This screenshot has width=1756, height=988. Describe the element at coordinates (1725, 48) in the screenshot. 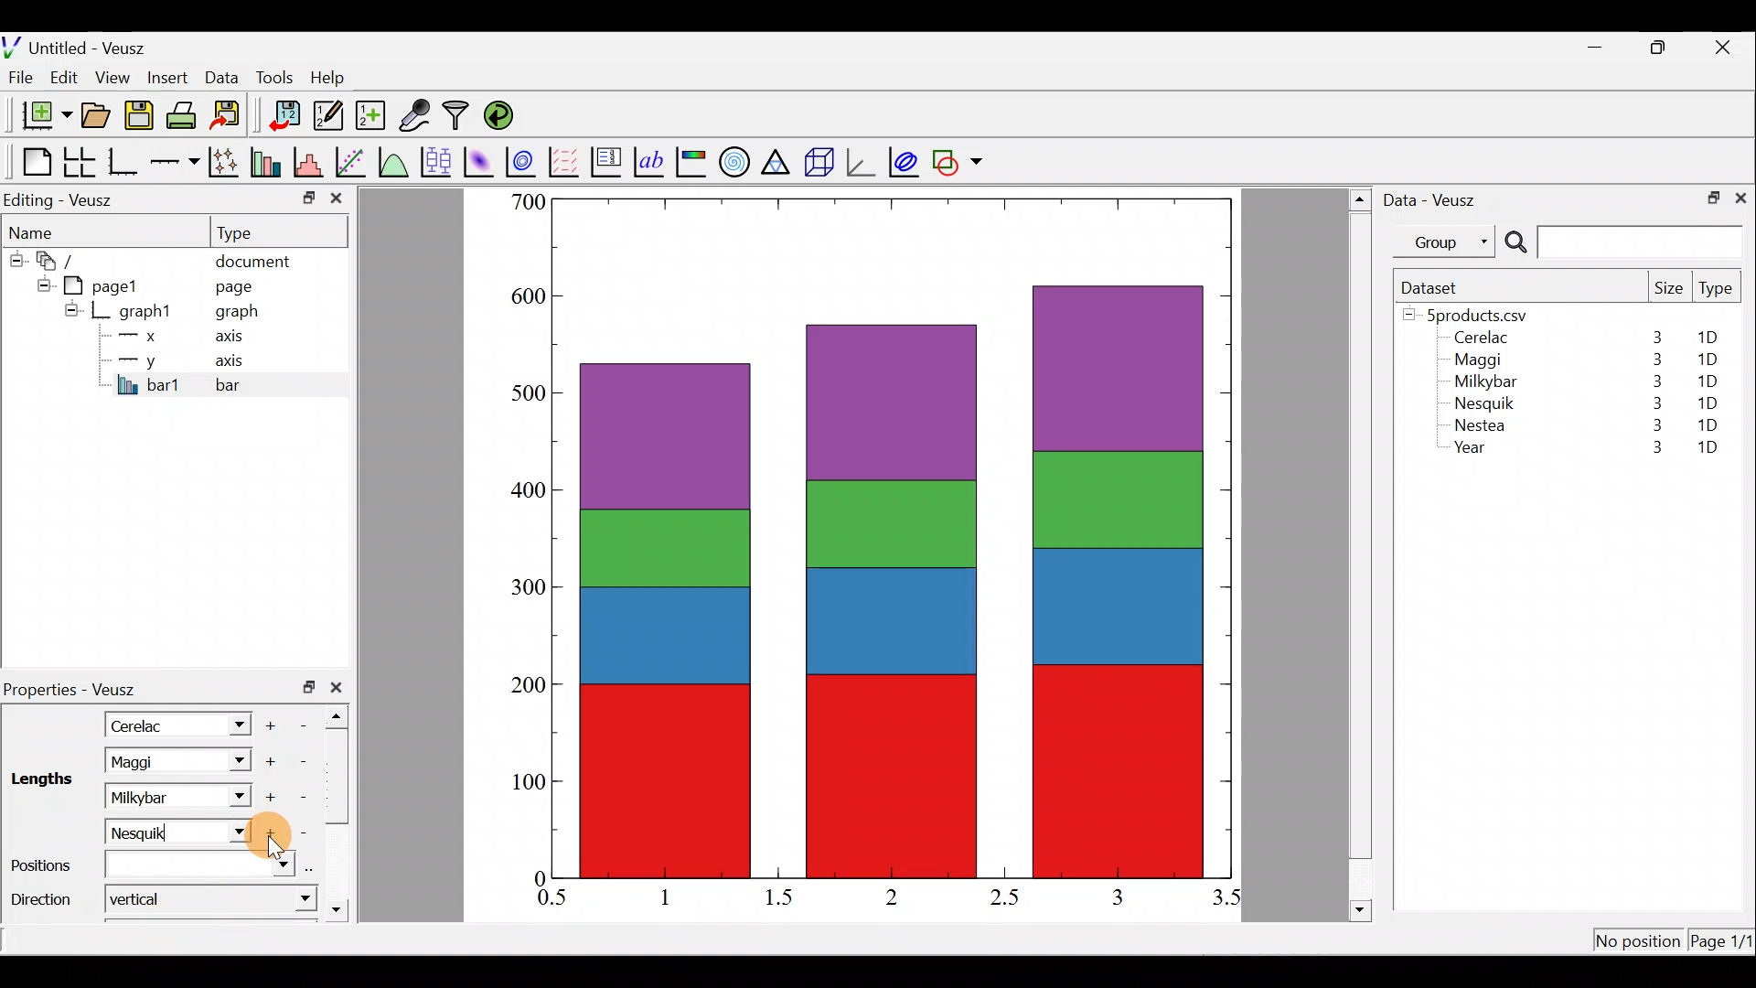

I see `close` at that location.